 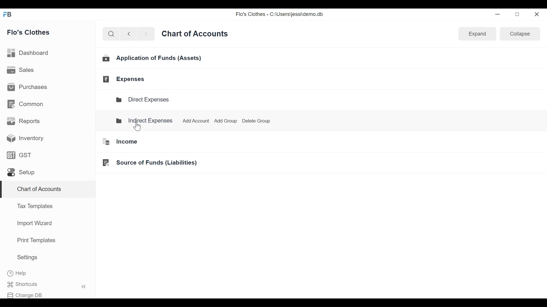 What do you see at coordinates (148, 163) in the screenshot?
I see `Source of Funds (Liabilities)` at bounding box center [148, 163].